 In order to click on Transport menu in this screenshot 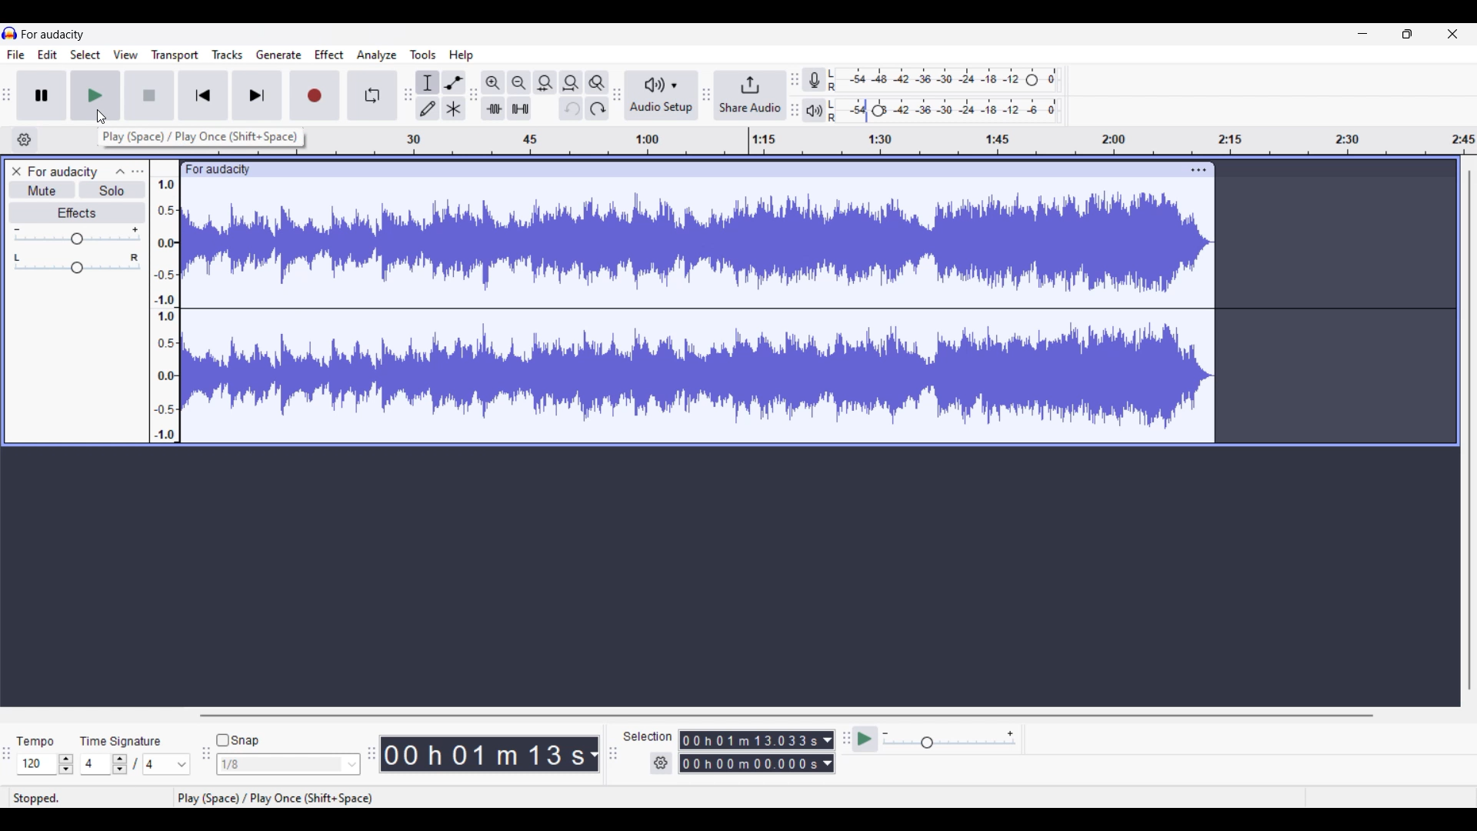, I will do `click(175, 55)`.